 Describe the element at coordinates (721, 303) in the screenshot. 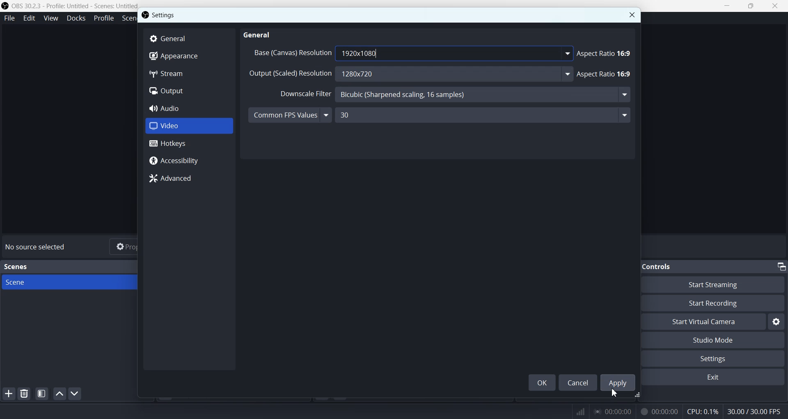

I see `Start Recording` at that location.